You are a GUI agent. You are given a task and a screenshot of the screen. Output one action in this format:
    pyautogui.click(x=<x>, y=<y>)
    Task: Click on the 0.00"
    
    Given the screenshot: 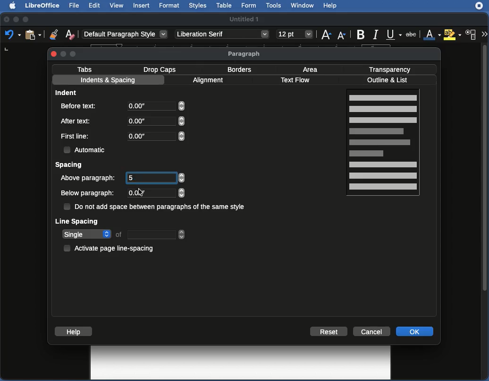 What is the action you would take?
    pyautogui.click(x=157, y=108)
    